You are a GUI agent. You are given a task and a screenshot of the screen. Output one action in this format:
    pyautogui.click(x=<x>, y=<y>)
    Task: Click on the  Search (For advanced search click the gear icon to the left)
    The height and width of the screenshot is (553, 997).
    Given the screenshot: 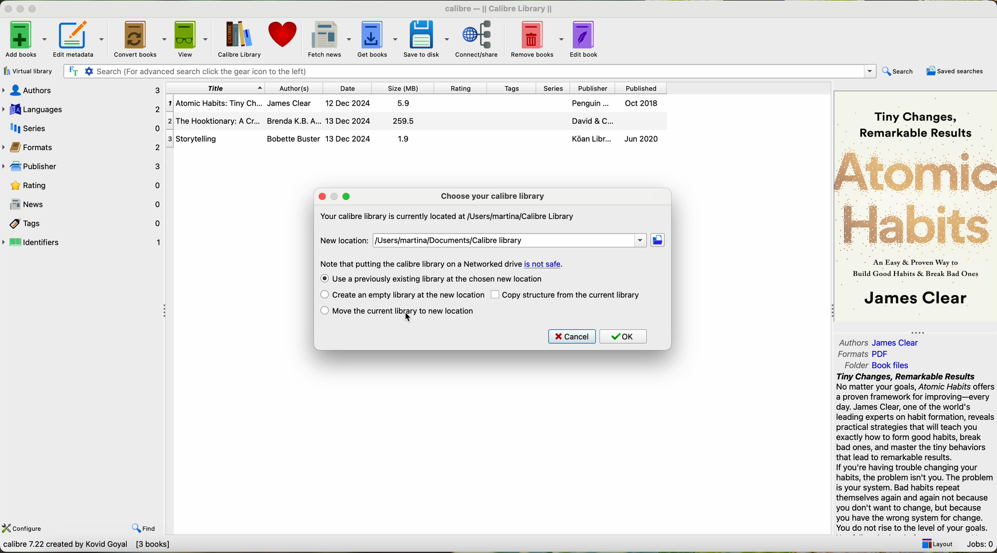 What is the action you would take?
    pyautogui.click(x=471, y=72)
    